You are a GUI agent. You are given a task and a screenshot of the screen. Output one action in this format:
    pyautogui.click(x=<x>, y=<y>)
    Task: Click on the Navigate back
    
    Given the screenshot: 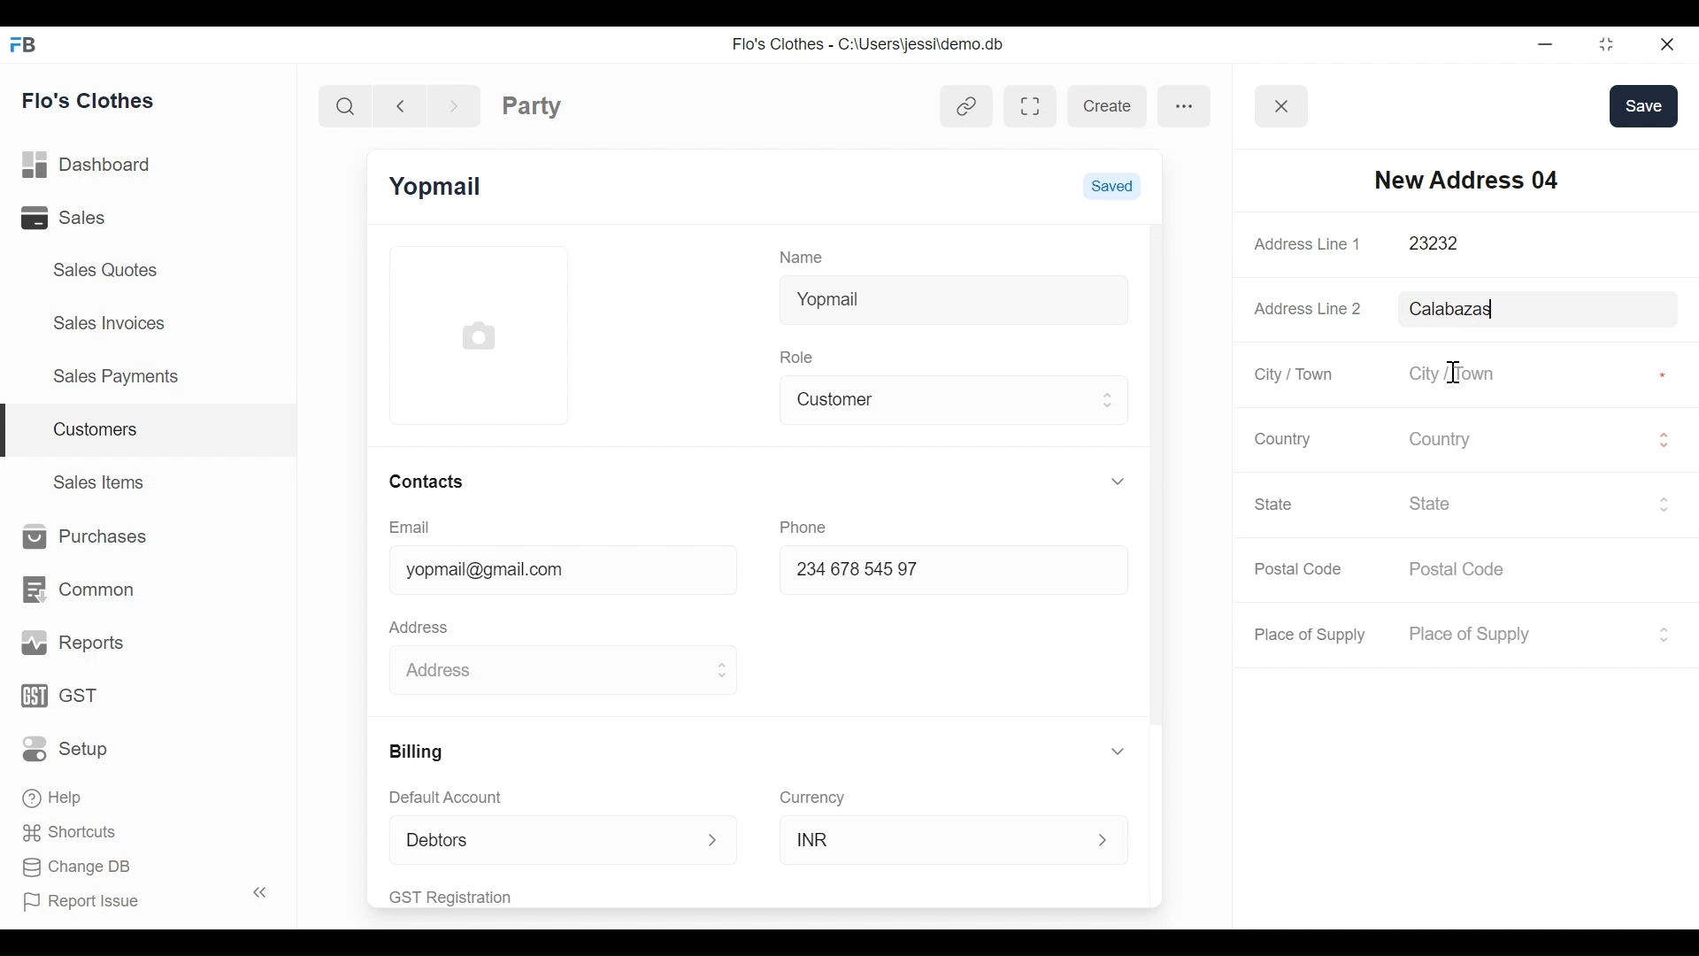 What is the action you would take?
    pyautogui.click(x=398, y=104)
    